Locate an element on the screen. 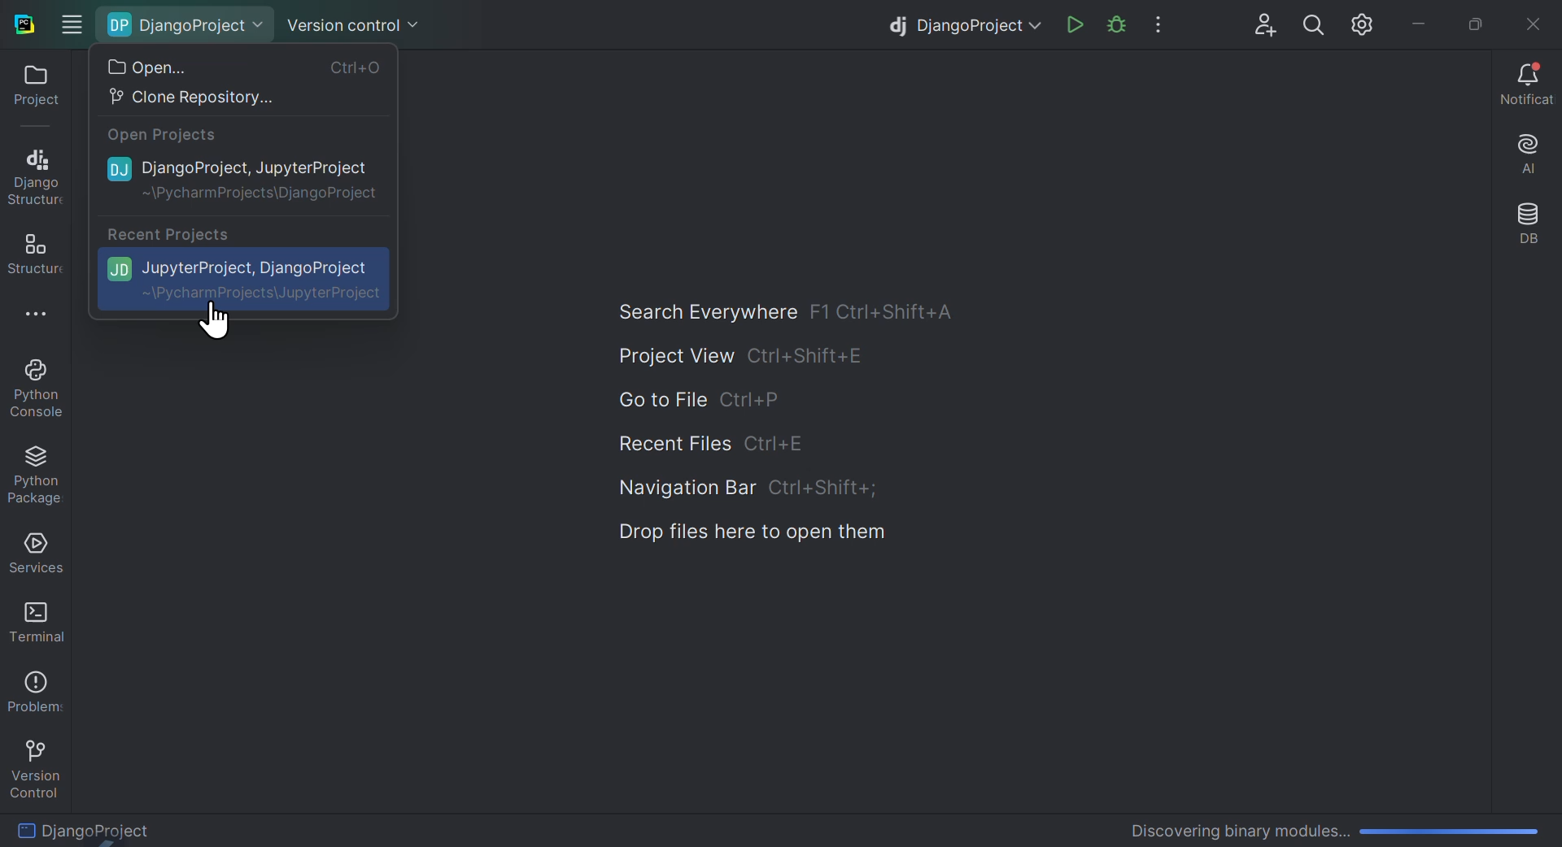 The image size is (1562, 847). Django project is located at coordinates (958, 24).